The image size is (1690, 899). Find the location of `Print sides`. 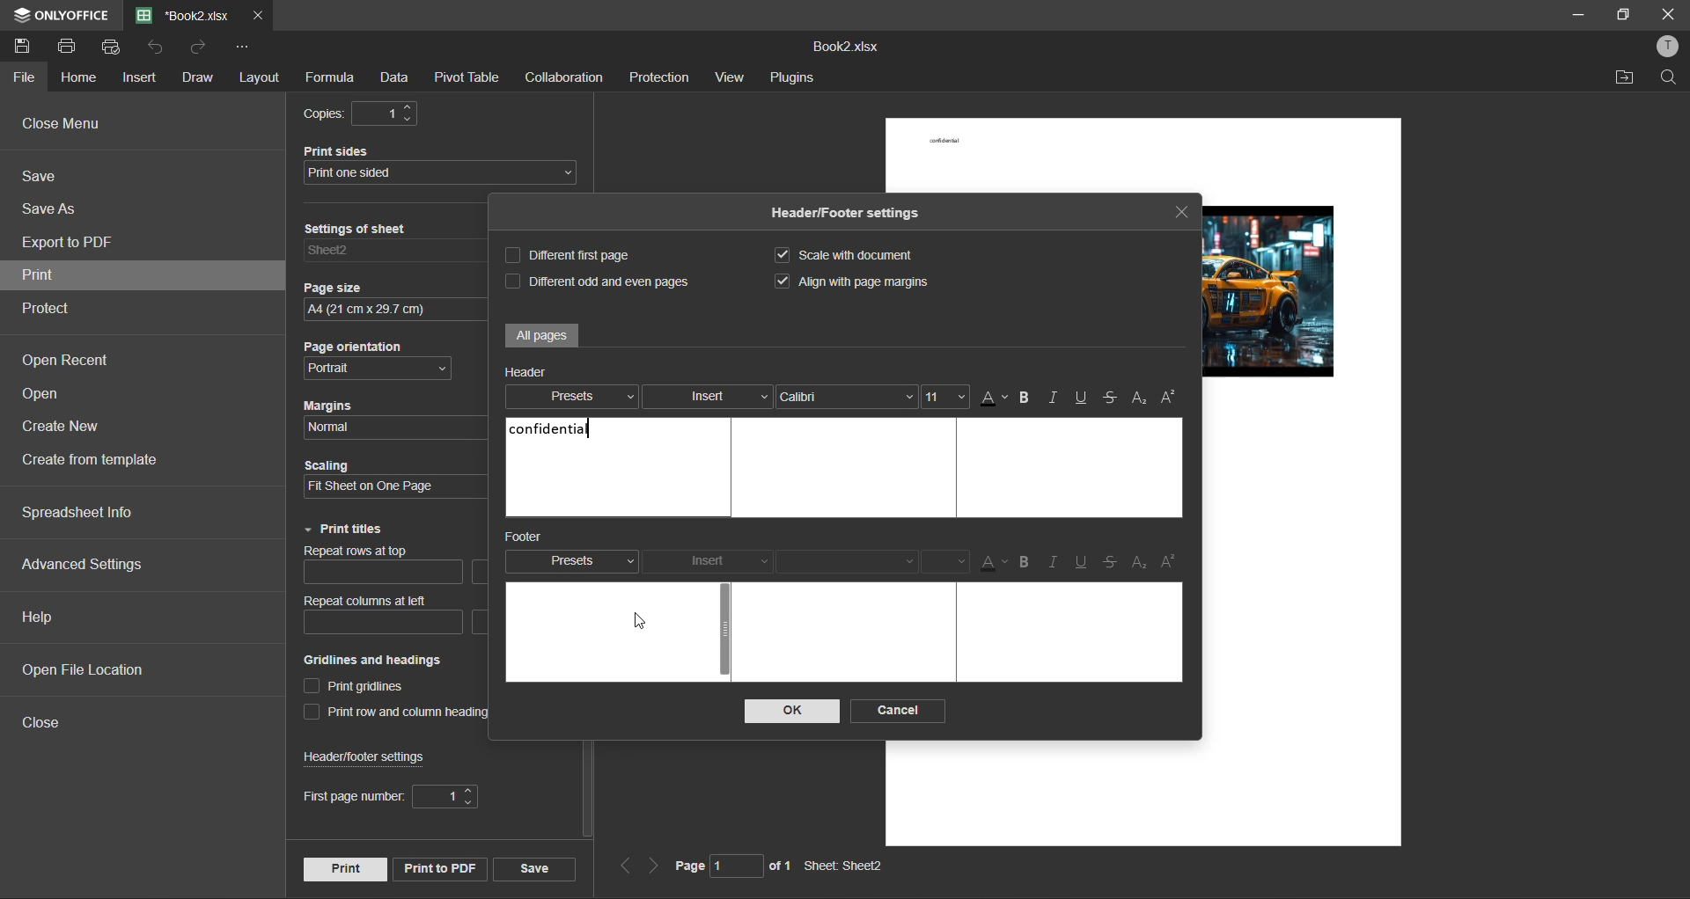

Print sides is located at coordinates (341, 150).